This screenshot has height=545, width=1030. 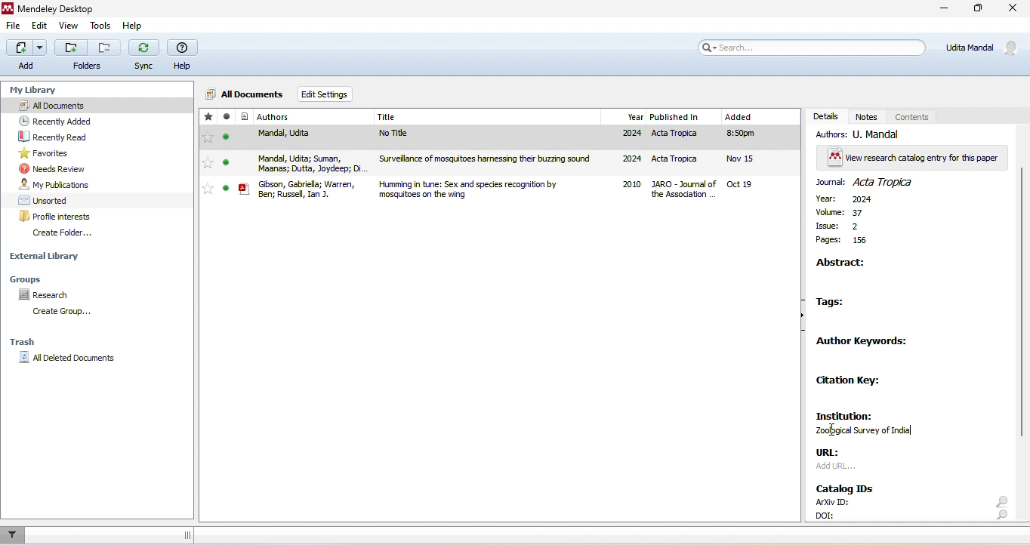 I want to click on zoological survey of india, so click(x=871, y=433).